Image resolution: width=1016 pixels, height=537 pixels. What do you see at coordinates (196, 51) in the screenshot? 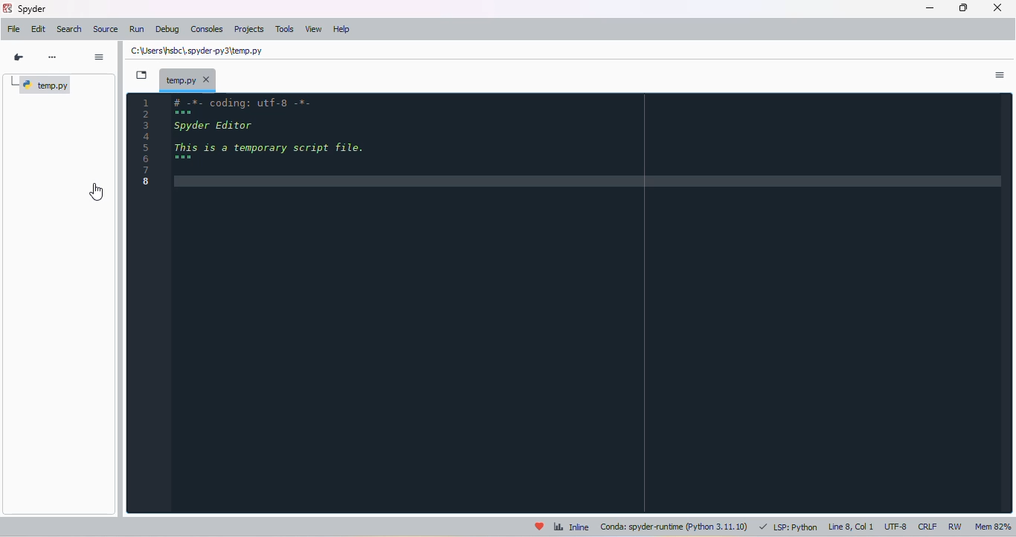
I see `temporary file` at bounding box center [196, 51].